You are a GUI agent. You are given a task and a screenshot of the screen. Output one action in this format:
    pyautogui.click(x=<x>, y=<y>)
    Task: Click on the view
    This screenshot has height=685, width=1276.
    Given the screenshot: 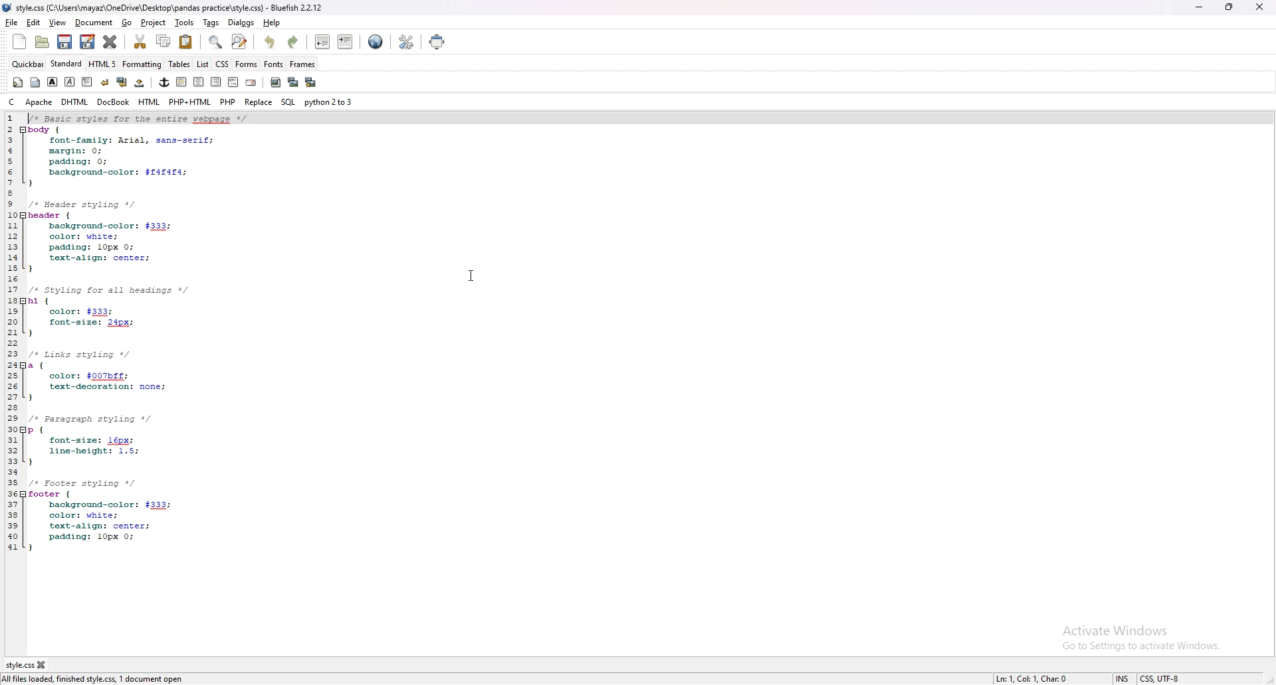 What is the action you would take?
    pyautogui.click(x=57, y=23)
    